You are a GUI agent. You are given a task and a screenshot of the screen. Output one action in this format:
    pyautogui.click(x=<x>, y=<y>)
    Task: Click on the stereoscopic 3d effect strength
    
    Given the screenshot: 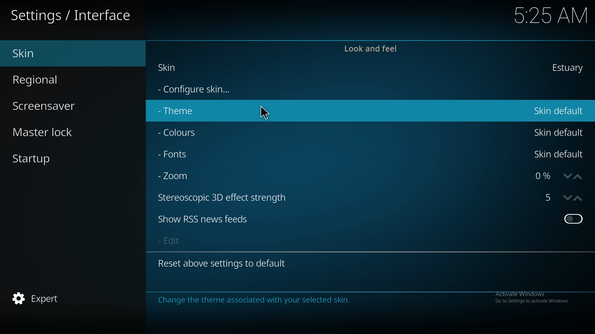 What is the action you would take?
    pyautogui.click(x=229, y=196)
    